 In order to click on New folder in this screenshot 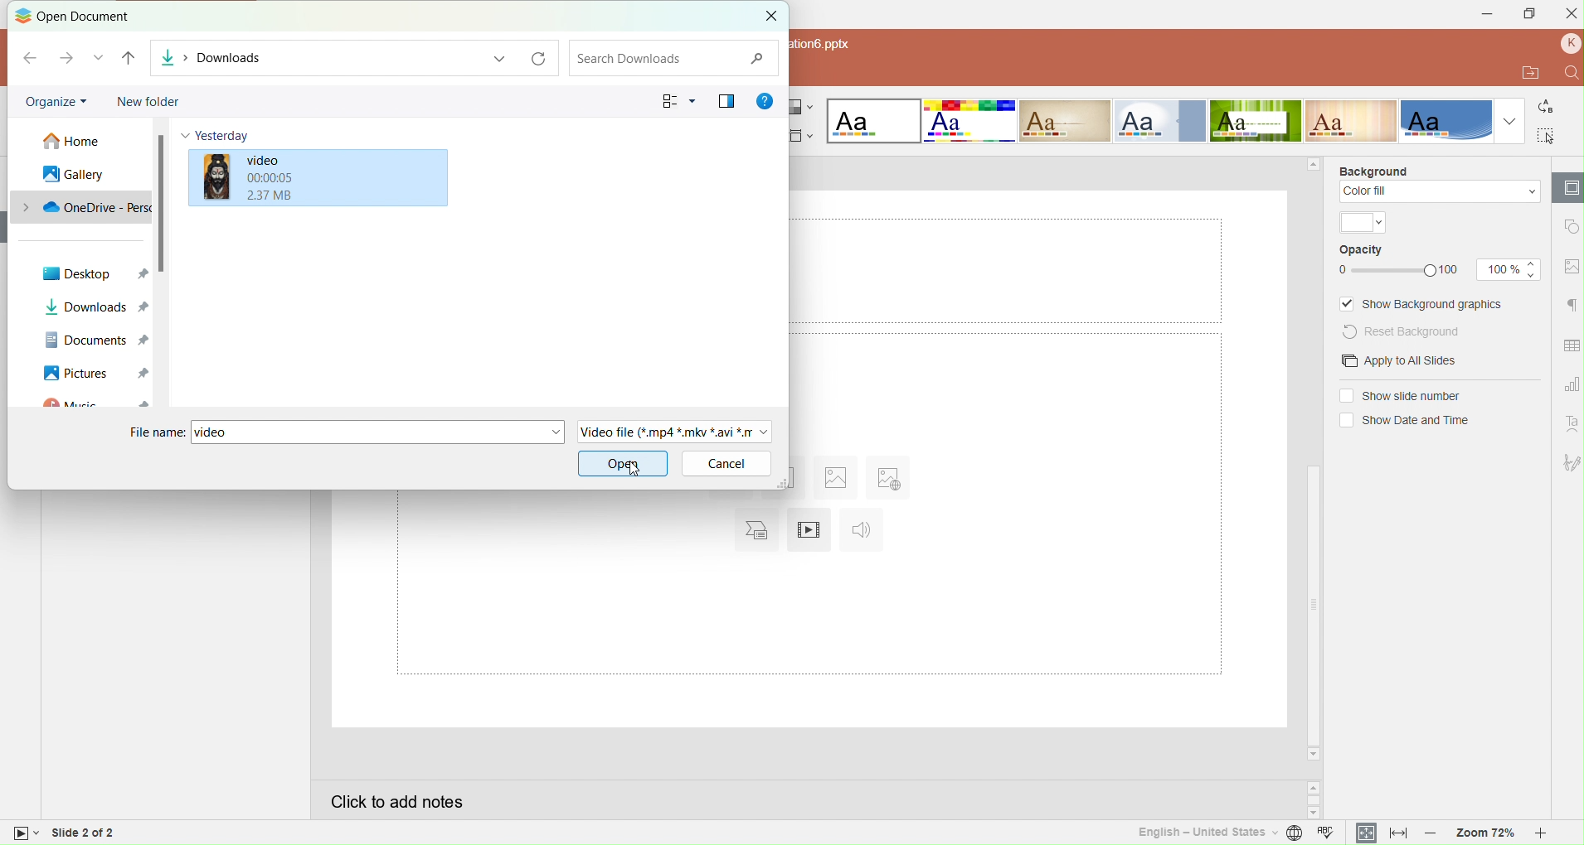, I will do `click(147, 102)`.